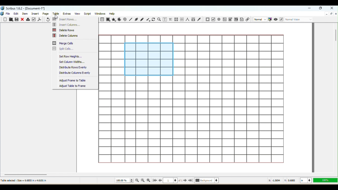  I want to click on Zoom level, so click(325, 180).